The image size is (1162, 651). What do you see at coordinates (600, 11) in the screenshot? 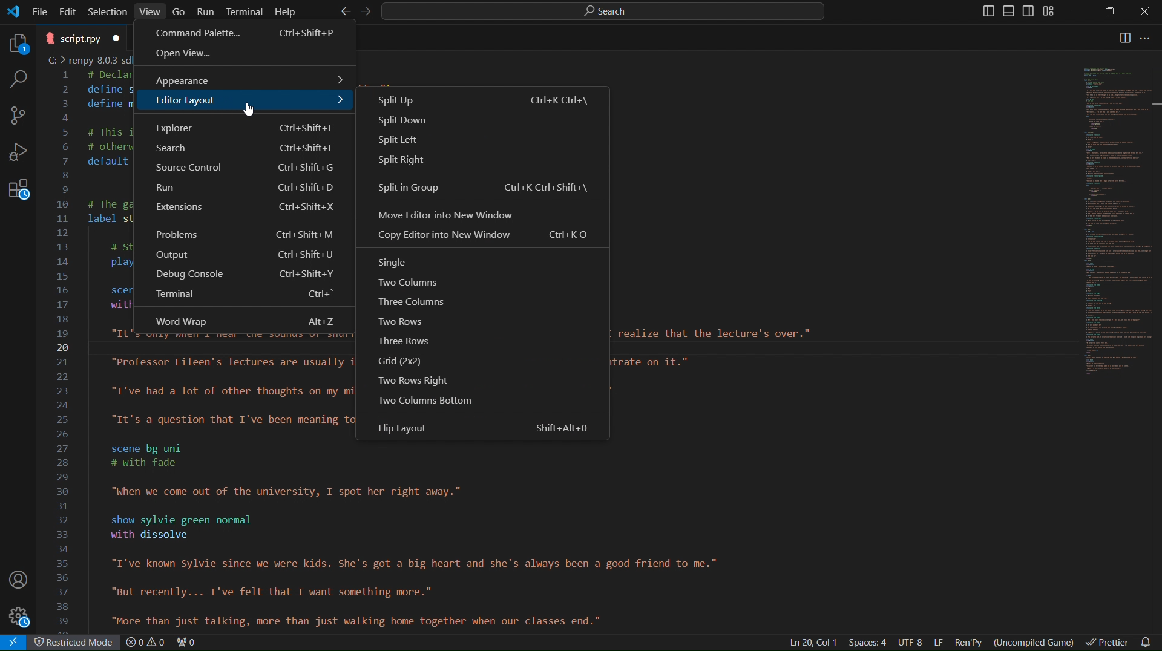
I see `Search bar` at bounding box center [600, 11].